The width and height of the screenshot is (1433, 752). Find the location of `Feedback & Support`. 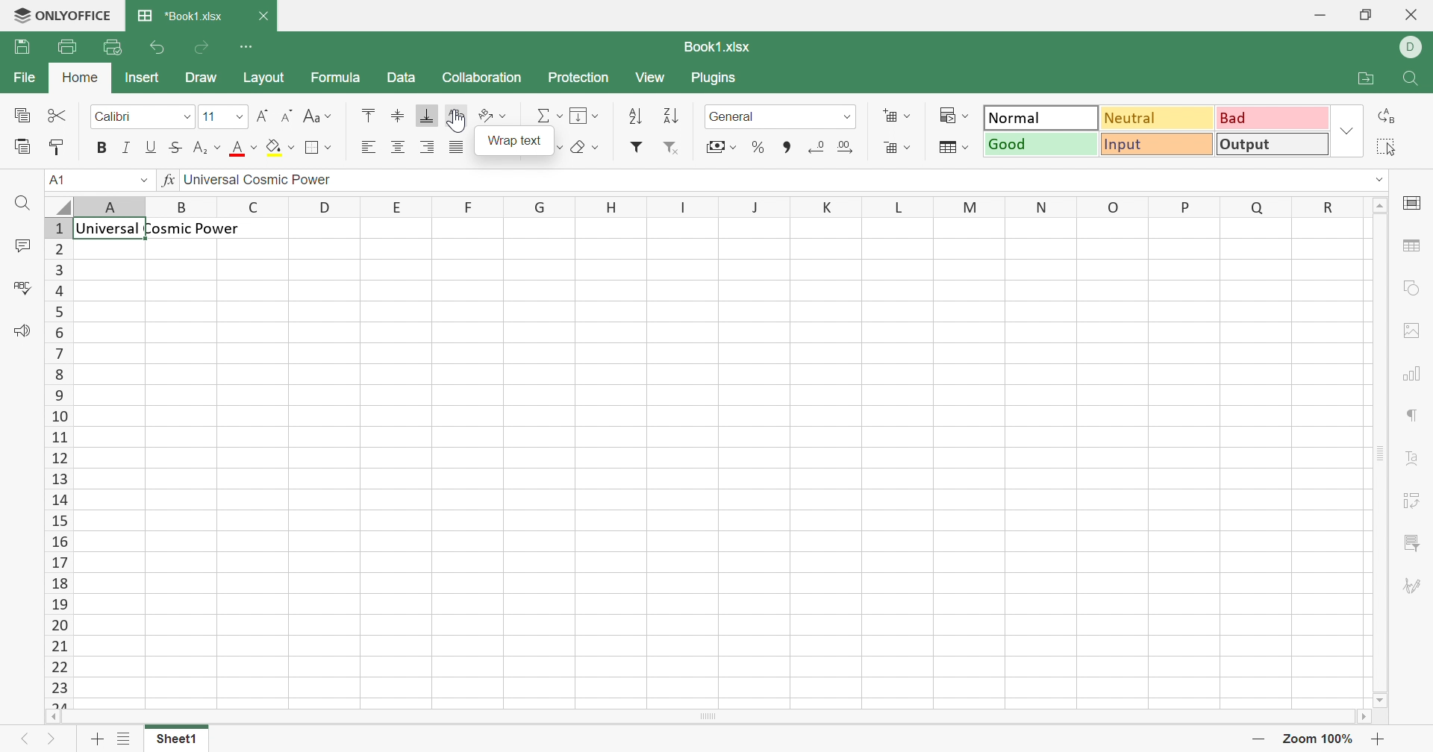

Feedback & Support is located at coordinates (23, 336).